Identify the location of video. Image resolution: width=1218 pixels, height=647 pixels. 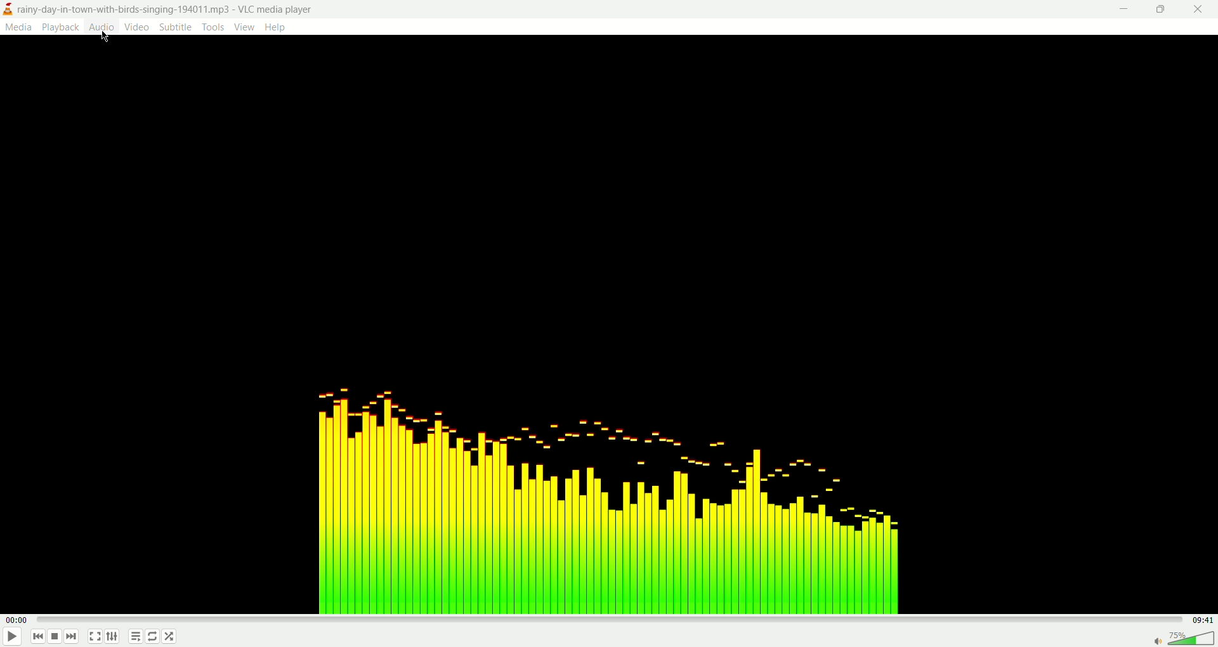
(137, 26).